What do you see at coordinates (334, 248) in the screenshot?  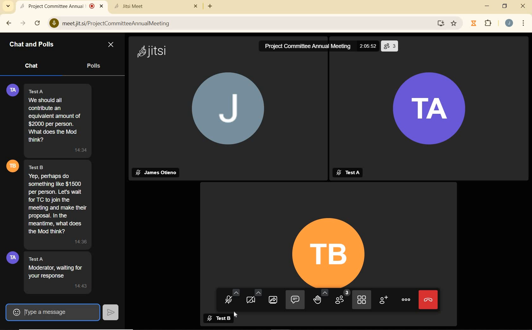 I see `TB` at bounding box center [334, 248].